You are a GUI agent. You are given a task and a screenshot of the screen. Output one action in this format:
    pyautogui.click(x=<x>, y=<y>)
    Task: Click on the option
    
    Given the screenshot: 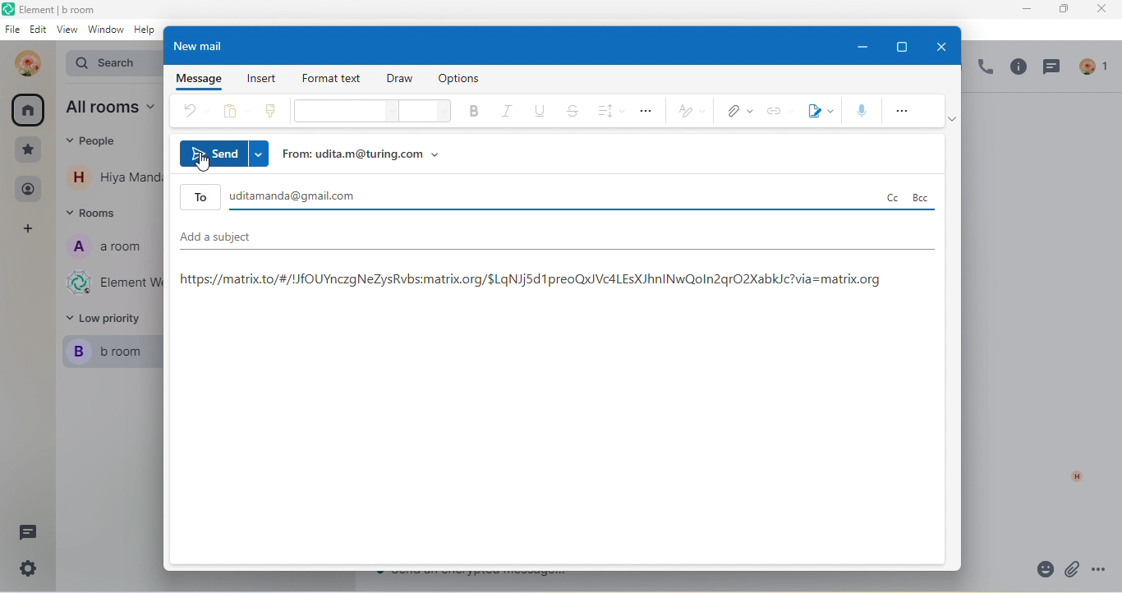 What is the action you would take?
    pyautogui.click(x=463, y=79)
    